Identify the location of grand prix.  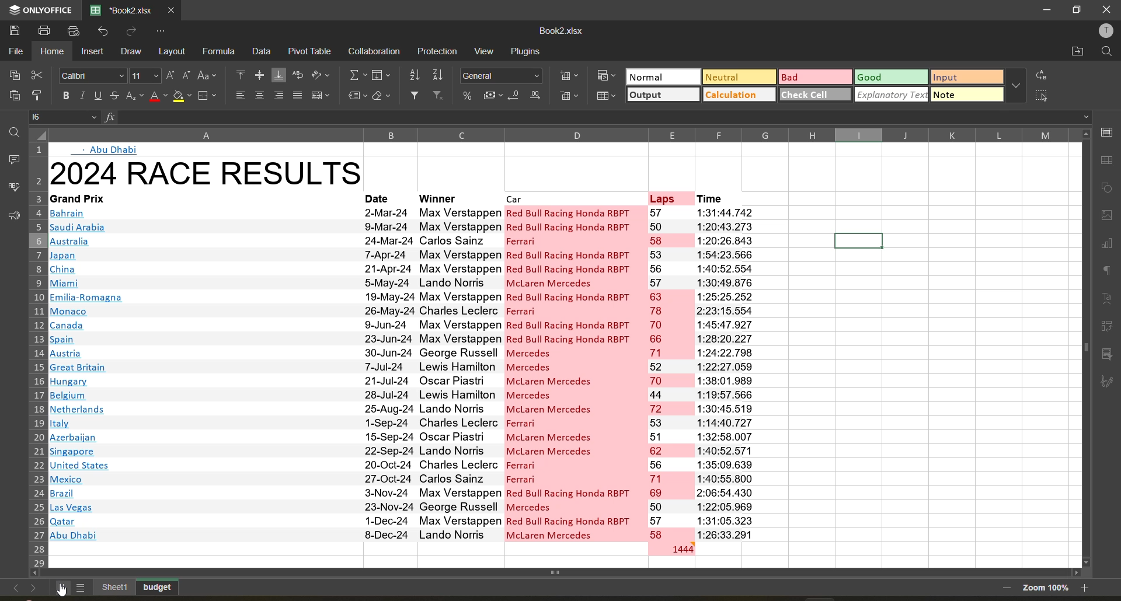
(197, 197).